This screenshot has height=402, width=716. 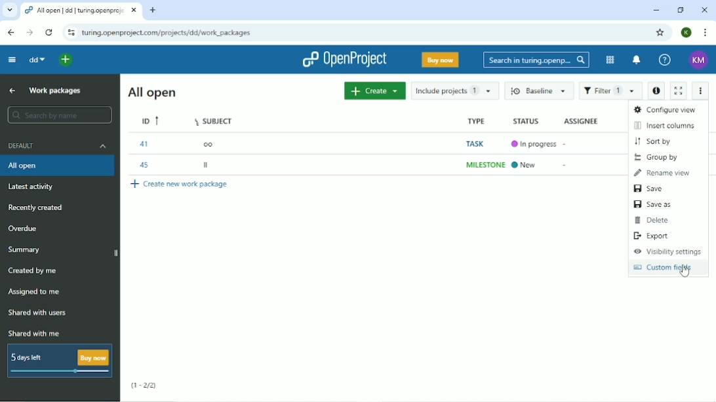 I want to click on Recently created, so click(x=35, y=208).